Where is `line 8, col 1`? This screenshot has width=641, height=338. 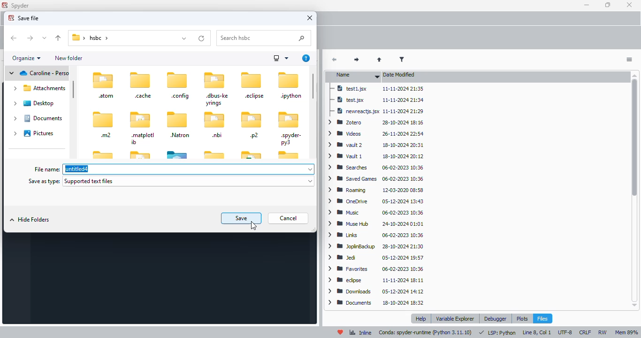
line 8, col 1 is located at coordinates (536, 333).